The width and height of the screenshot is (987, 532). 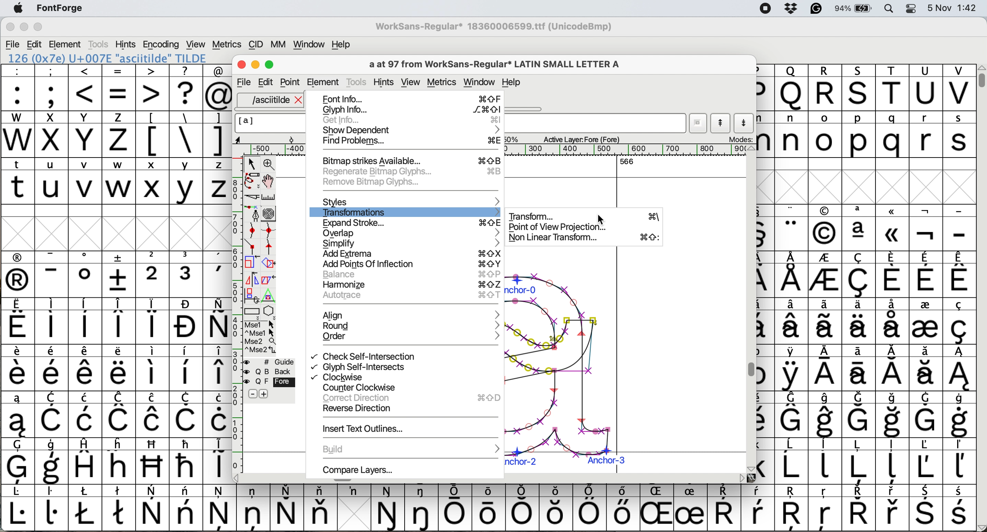 What do you see at coordinates (601, 220) in the screenshot?
I see `cursor` at bounding box center [601, 220].